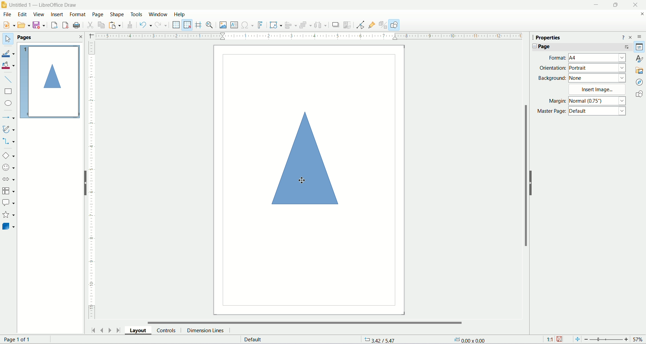 The image size is (646, 344). Describe the element at coordinates (206, 331) in the screenshot. I see `Dimension Lines` at that location.